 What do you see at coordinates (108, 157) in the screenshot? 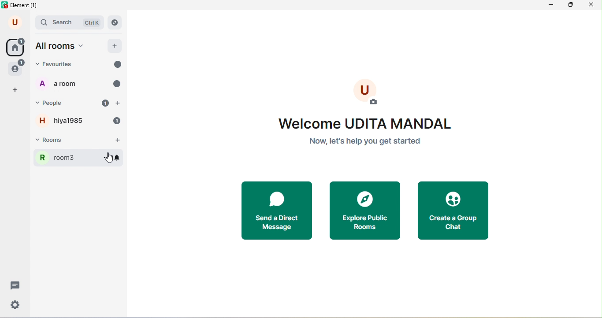
I see `cursor` at bounding box center [108, 157].